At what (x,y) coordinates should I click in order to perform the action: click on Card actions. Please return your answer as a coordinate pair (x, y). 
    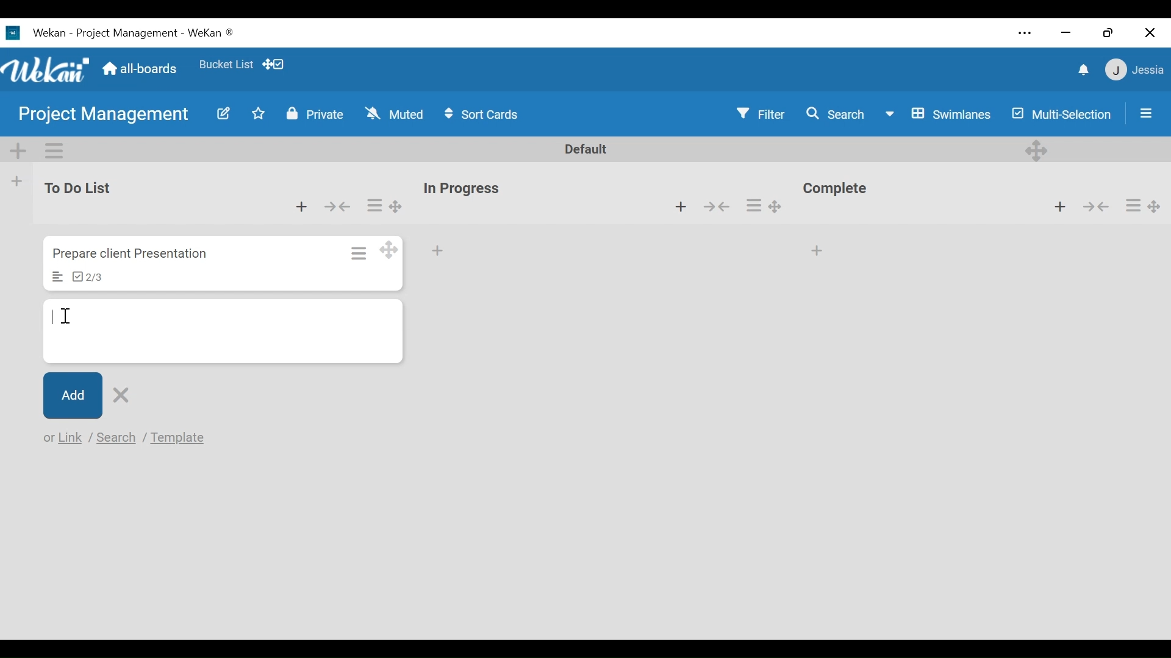
    Looking at the image, I should click on (1133, 205).